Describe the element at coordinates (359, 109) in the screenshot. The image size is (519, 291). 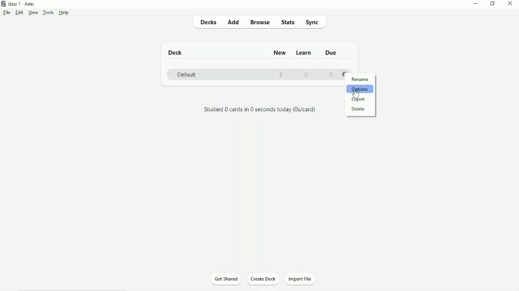
I see `Delete` at that location.